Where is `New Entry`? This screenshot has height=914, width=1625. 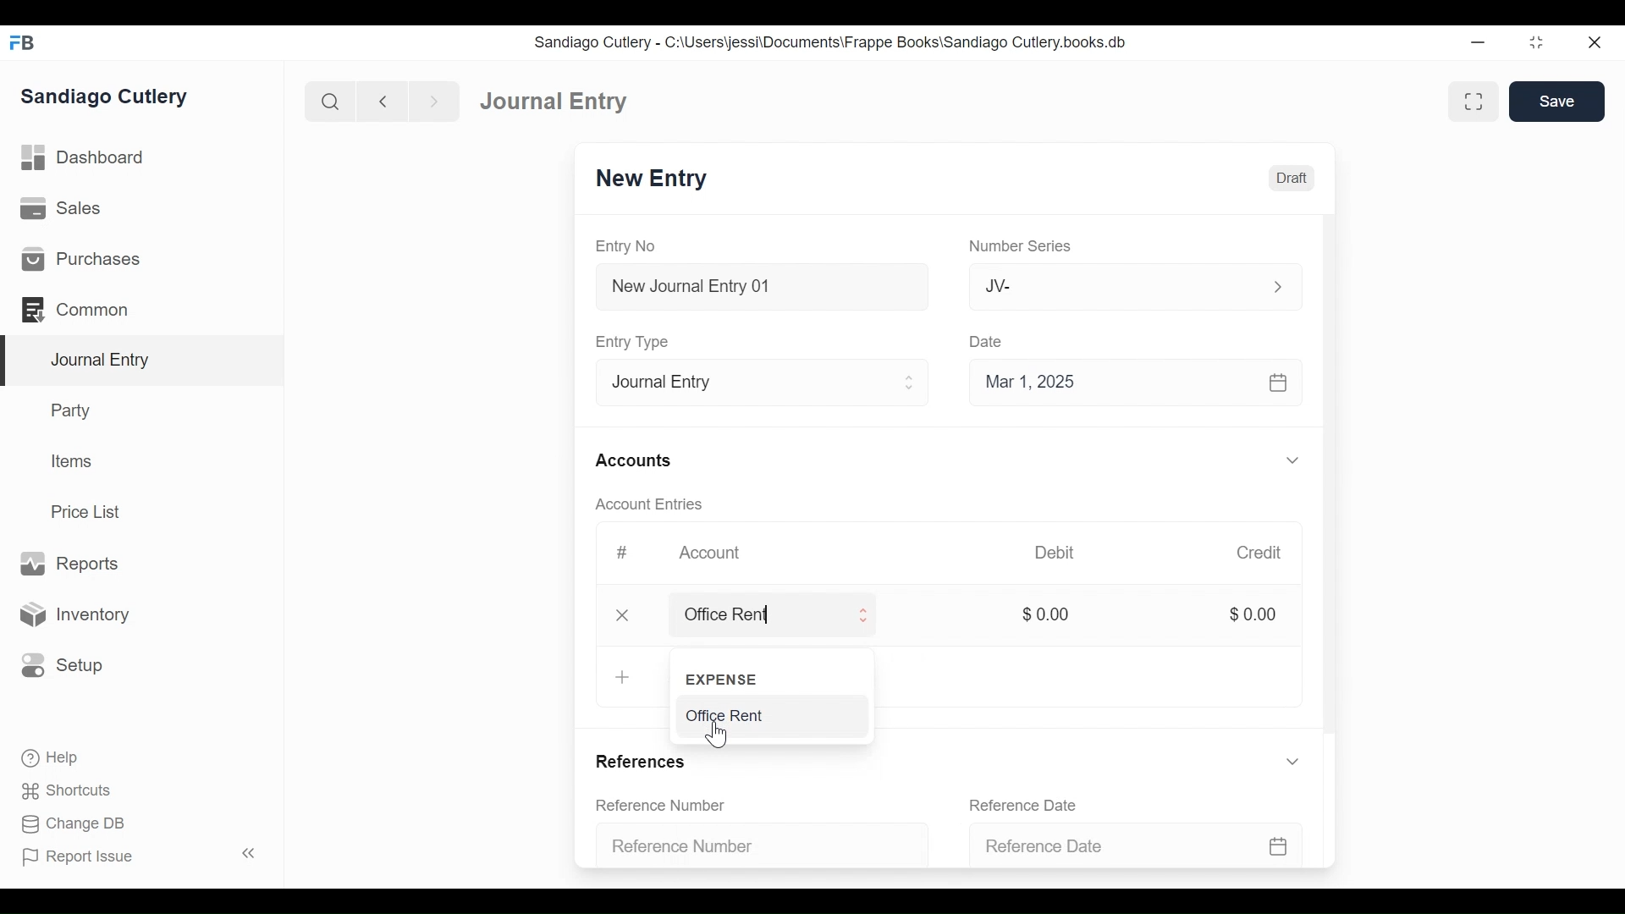
New Entry is located at coordinates (653, 179).